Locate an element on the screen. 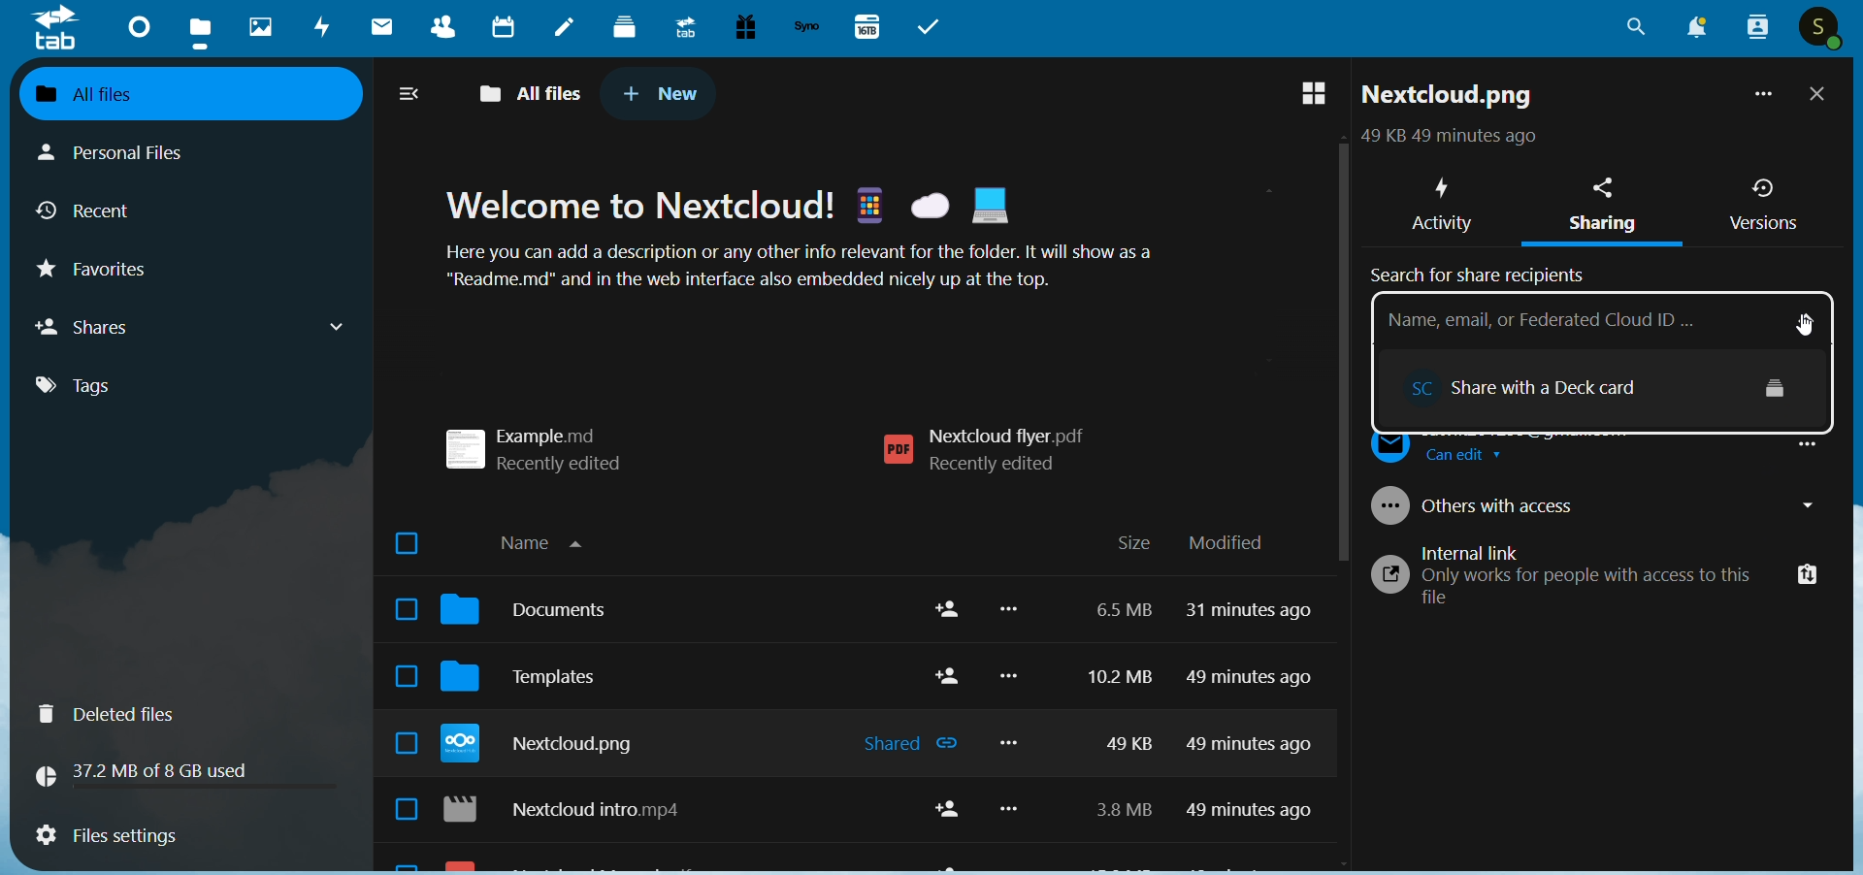 Image resolution: width=1863 pixels, height=875 pixels. view is located at coordinates (1303, 95).